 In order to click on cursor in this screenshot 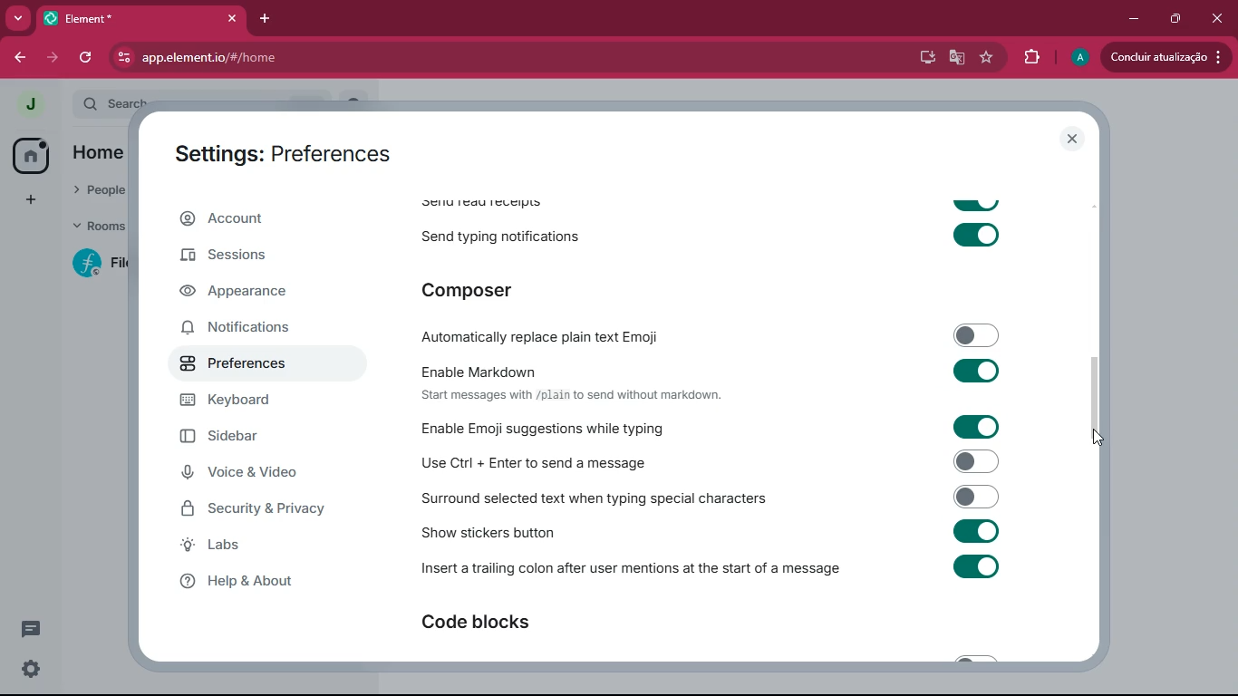, I will do `click(1099, 438)`.